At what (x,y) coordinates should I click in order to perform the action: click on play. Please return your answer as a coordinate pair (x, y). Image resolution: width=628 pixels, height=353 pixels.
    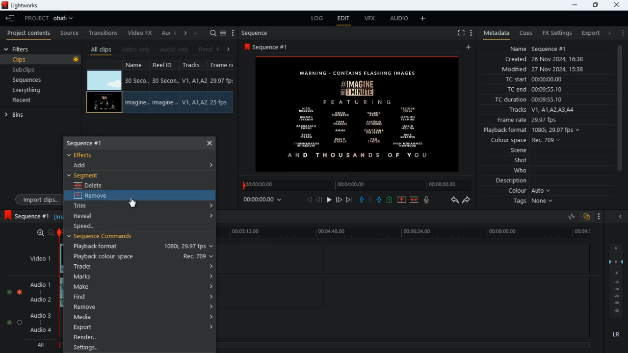
    Looking at the image, I should click on (328, 200).